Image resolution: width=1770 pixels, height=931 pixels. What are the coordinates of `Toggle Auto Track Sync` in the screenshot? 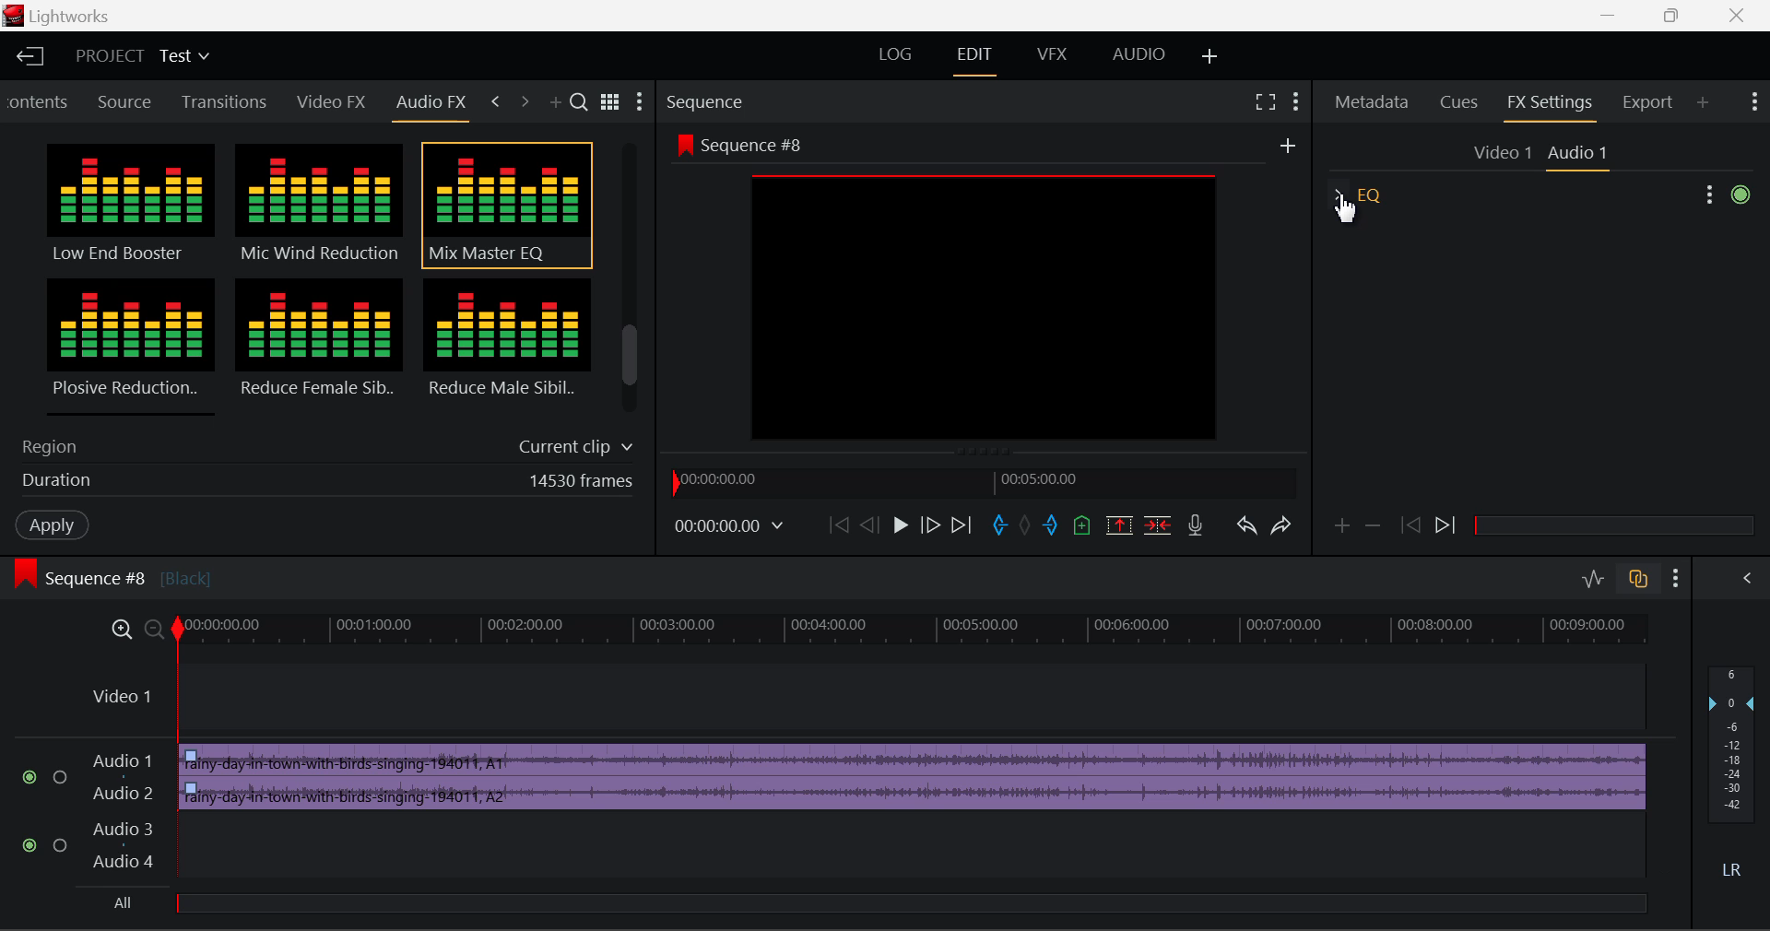 It's located at (1638, 580).